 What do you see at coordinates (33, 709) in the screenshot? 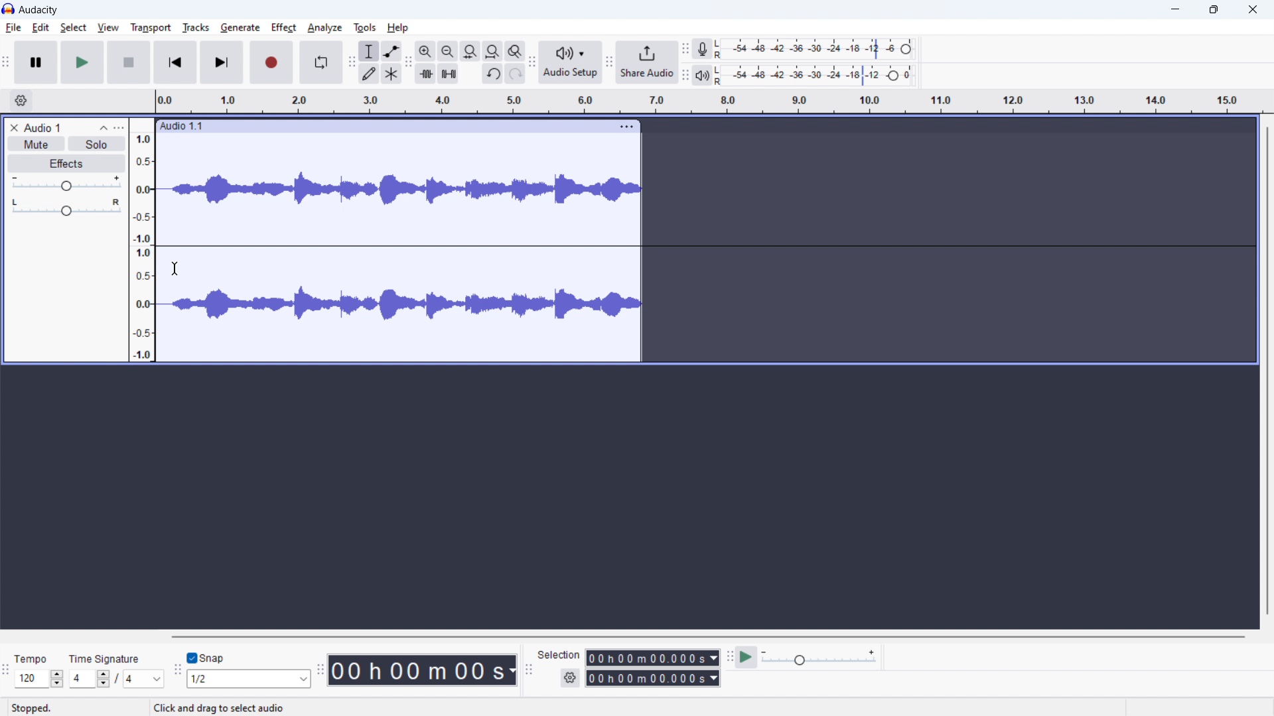
I see `stopped` at bounding box center [33, 709].